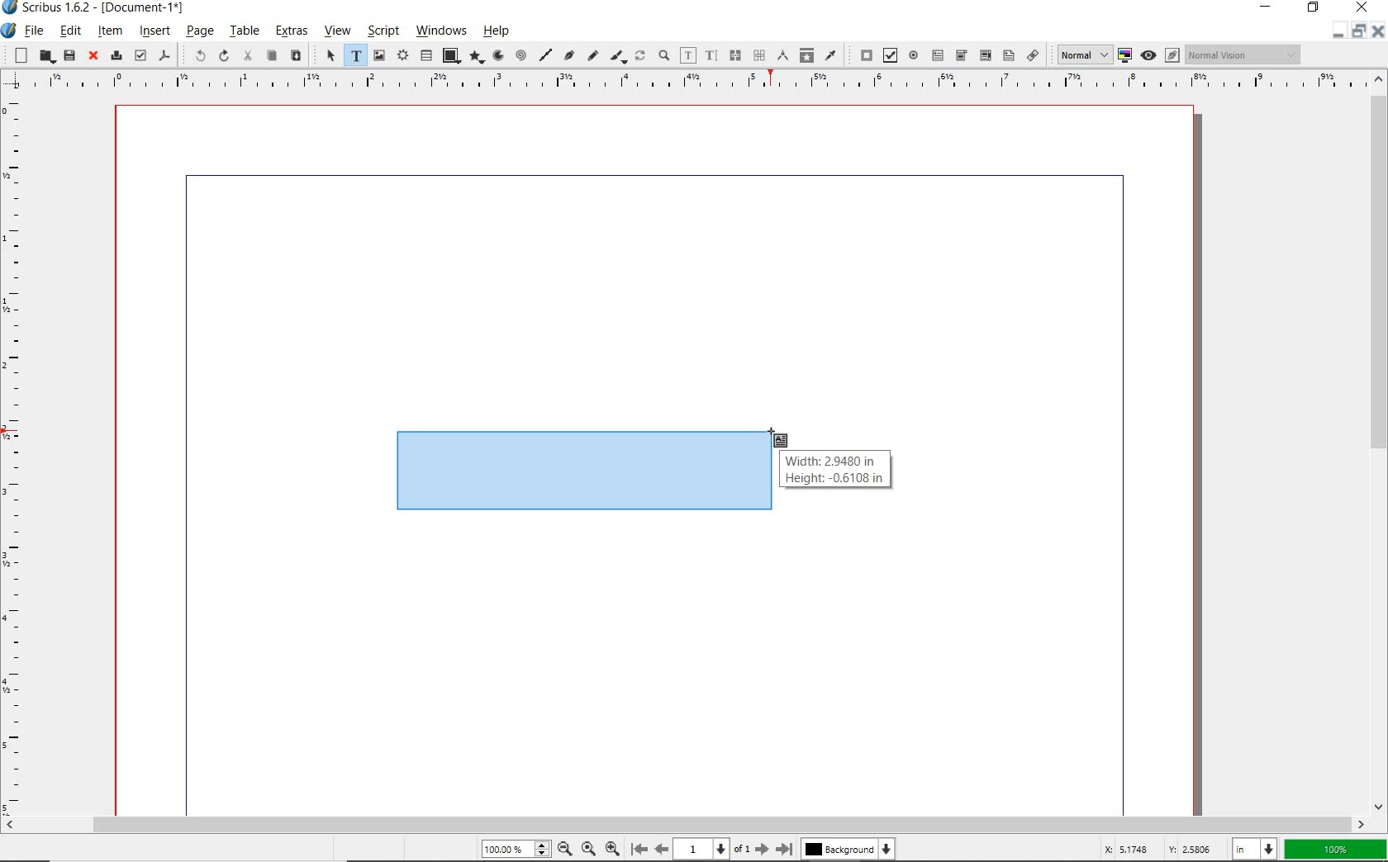 The image size is (1388, 862). Describe the element at coordinates (782, 849) in the screenshot. I see `Last page` at that location.